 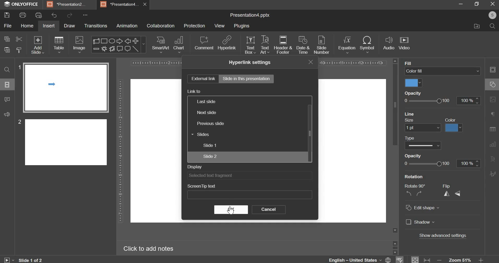 What do you see at coordinates (219, 26) in the screenshot?
I see `view` at bounding box center [219, 26].